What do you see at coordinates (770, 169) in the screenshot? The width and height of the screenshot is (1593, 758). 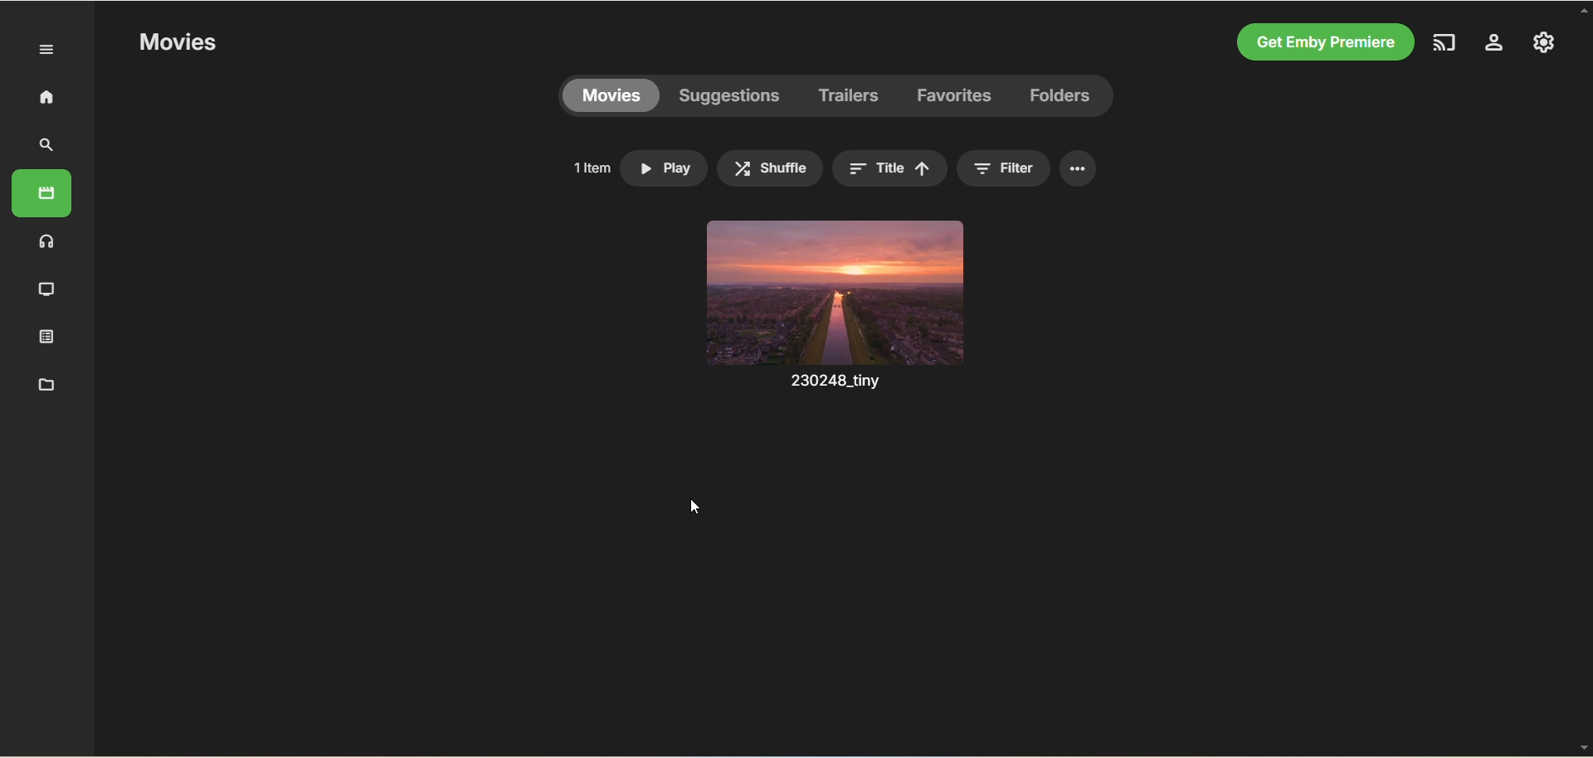 I see `shuffle` at bounding box center [770, 169].